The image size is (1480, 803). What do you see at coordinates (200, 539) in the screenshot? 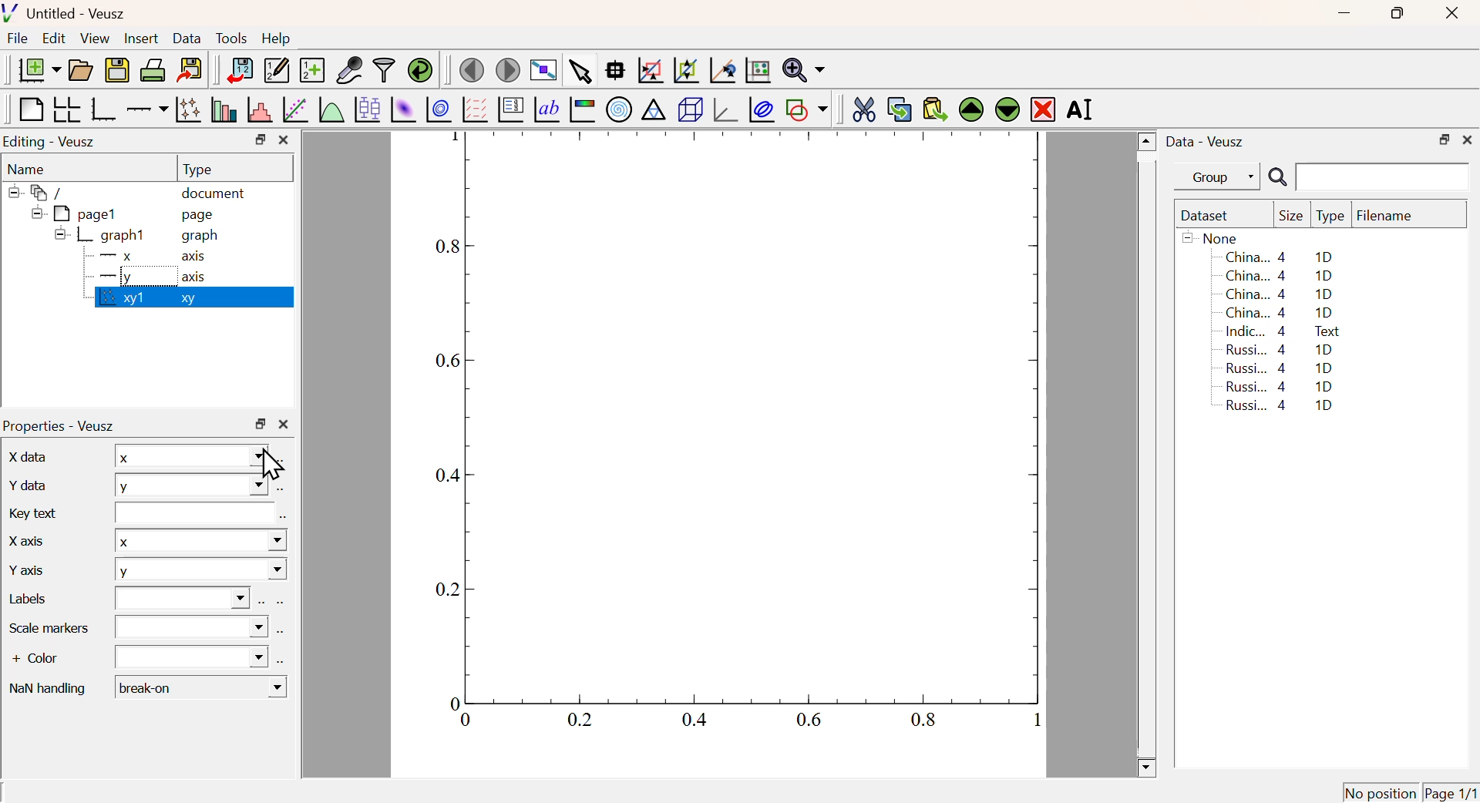
I see `X` at bounding box center [200, 539].